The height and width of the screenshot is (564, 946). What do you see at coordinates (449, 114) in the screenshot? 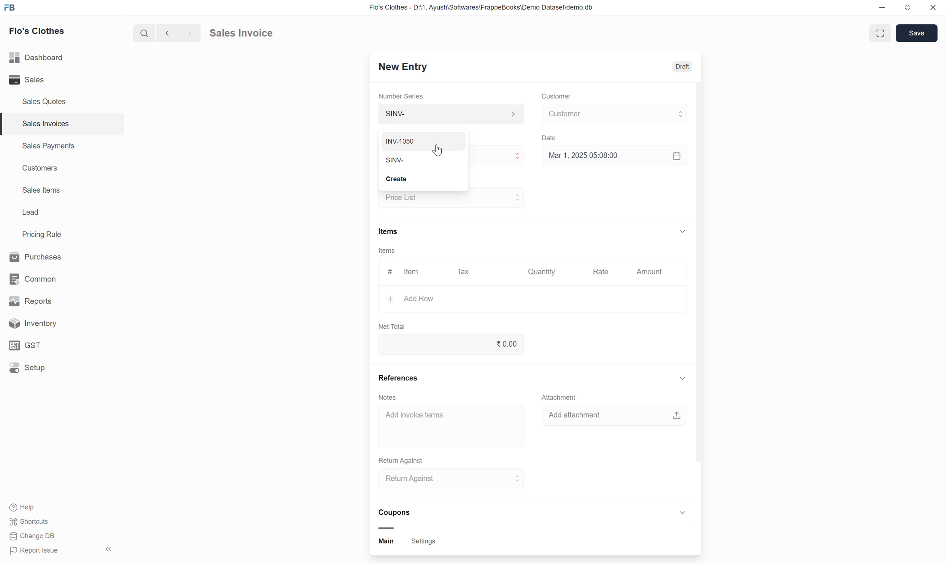
I see `Select Number series` at bounding box center [449, 114].